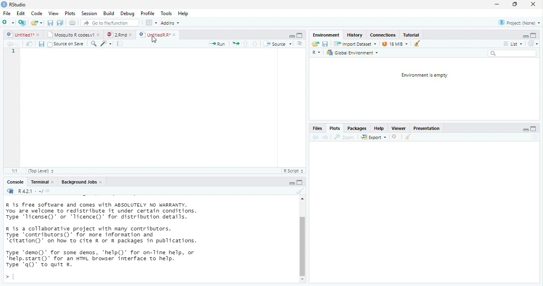 The height and width of the screenshot is (286, 543). Describe the element at coordinates (73, 22) in the screenshot. I see `print current file` at that location.